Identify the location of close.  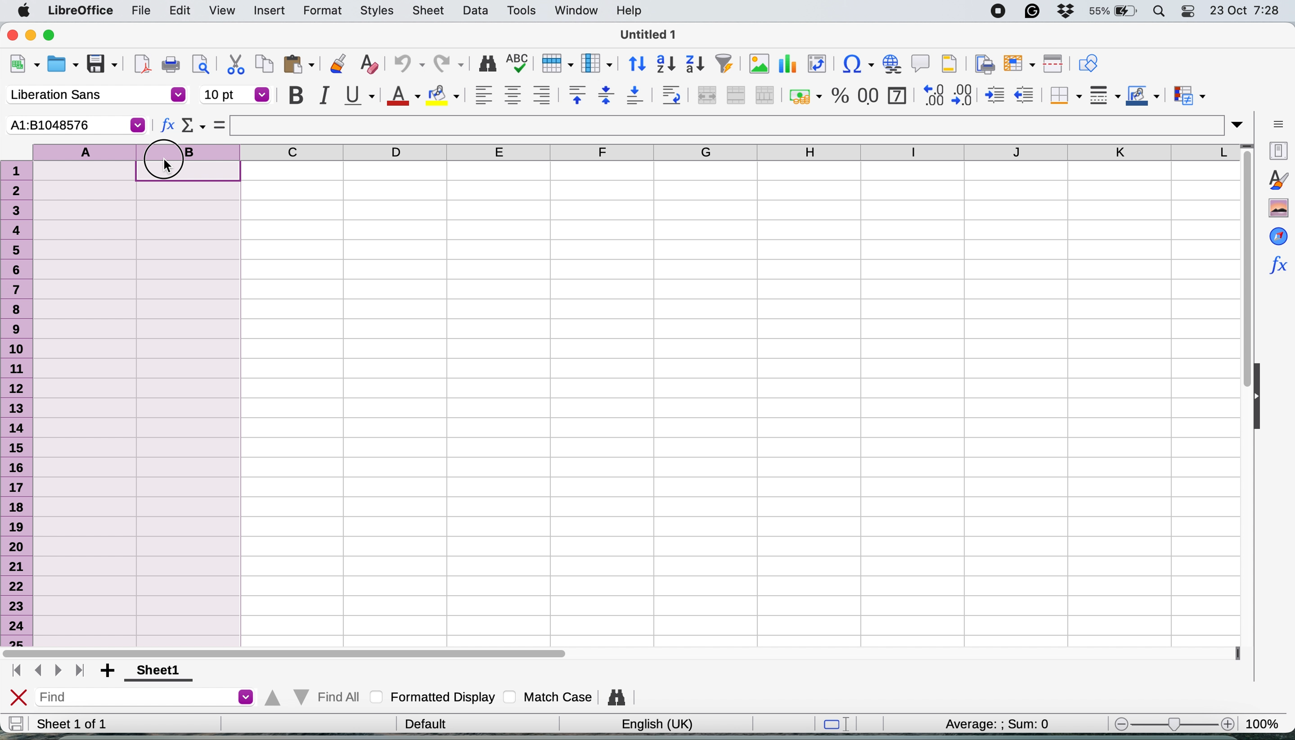
(10, 35).